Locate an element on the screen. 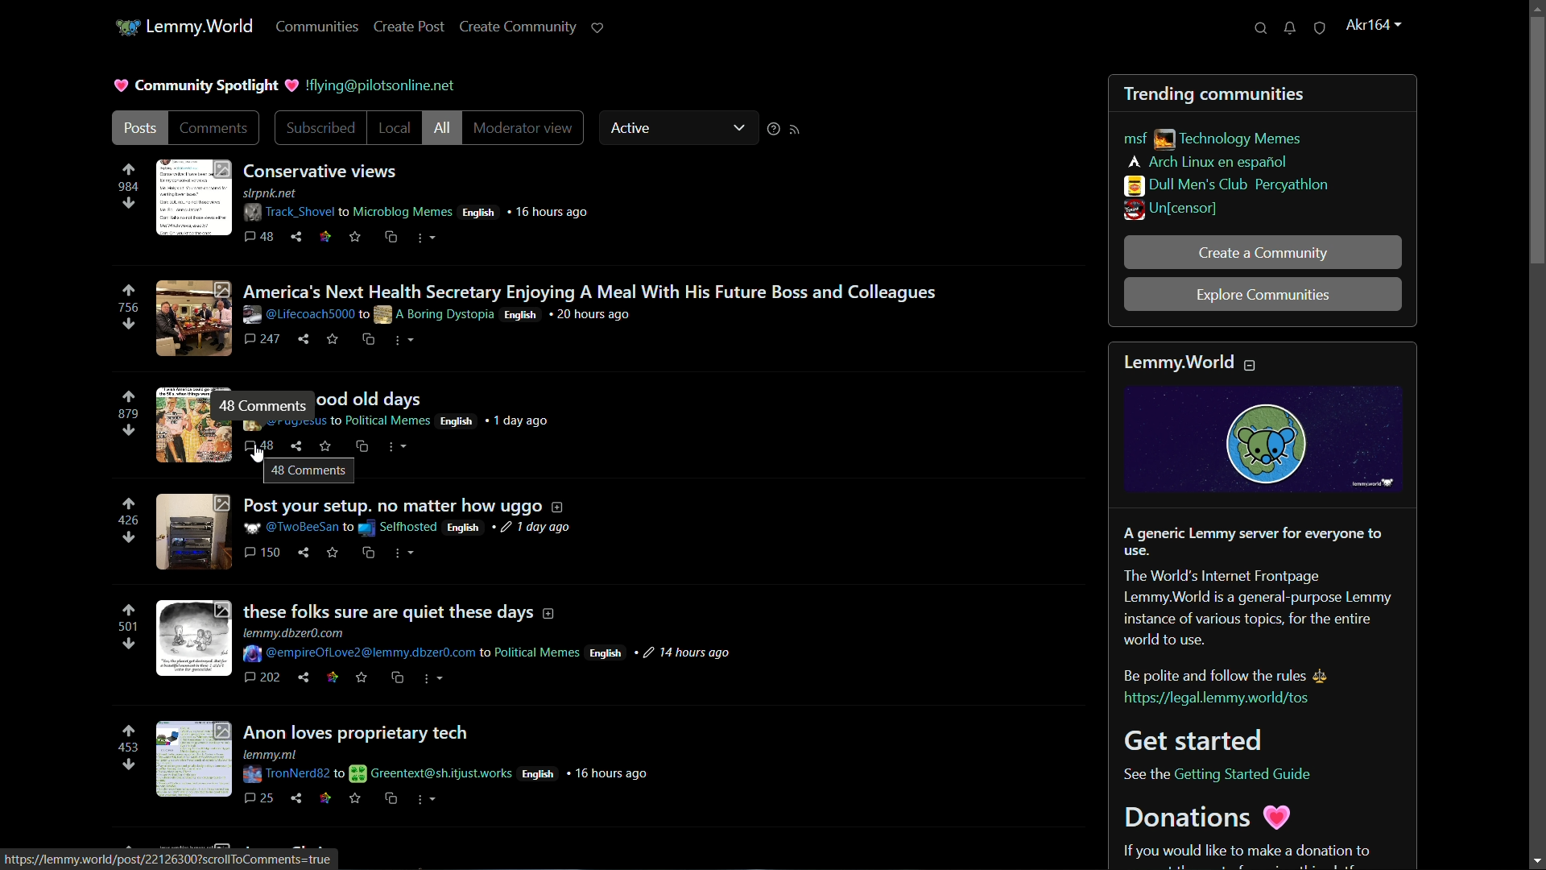  icon is located at coordinates (129, 28).